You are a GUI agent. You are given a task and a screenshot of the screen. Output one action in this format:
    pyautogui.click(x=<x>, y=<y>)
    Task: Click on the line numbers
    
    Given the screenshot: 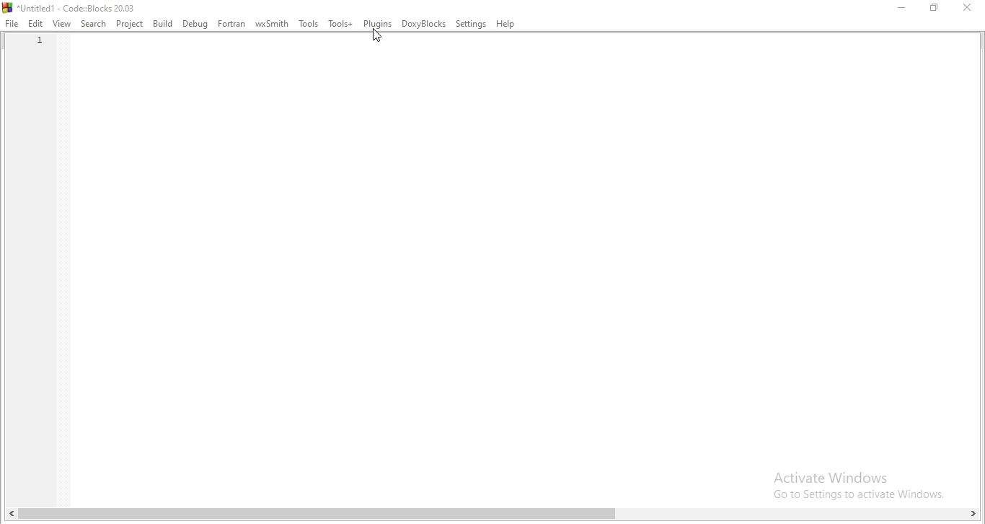 What is the action you would take?
    pyautogui.click(x=37, y=53)
    